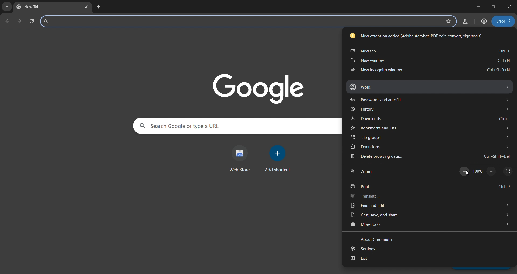 This screenshot has width=517, height=274. What do you see at coordinates (377, 240) in the screenshot?
I see `about chromium` at bounding box center [377, 240].